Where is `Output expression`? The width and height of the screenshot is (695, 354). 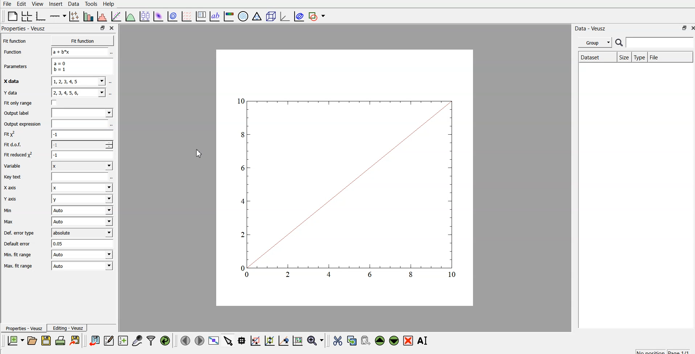
Output expression is located at coordinates (23, 124).